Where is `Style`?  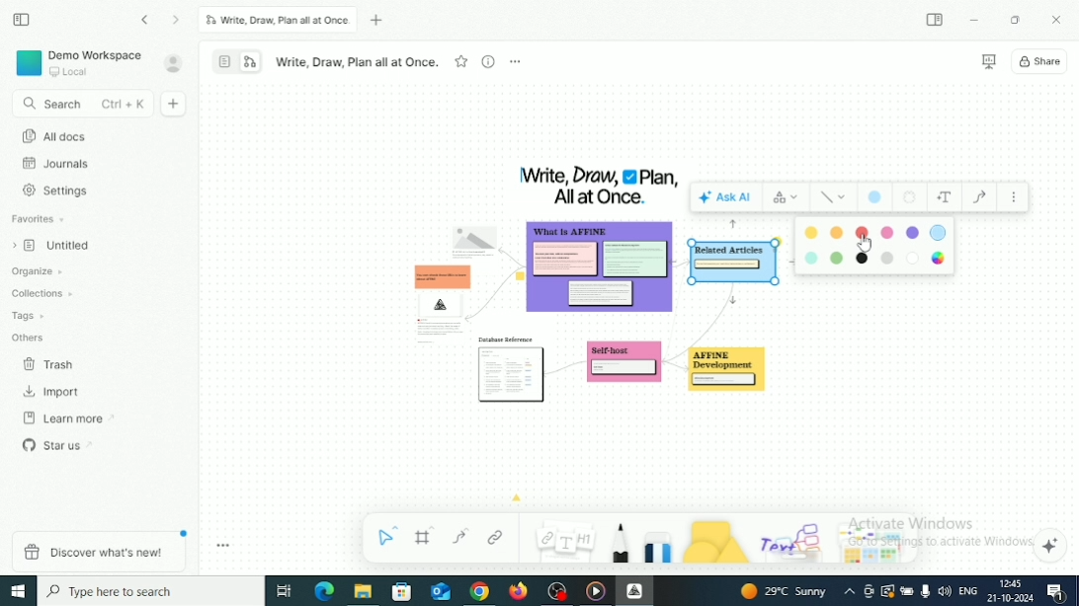 Style is located at coordinates (834, 197).